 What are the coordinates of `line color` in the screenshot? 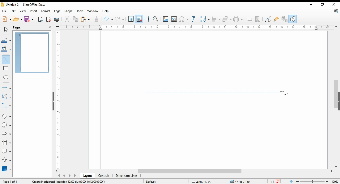 It's located at (6, 40).